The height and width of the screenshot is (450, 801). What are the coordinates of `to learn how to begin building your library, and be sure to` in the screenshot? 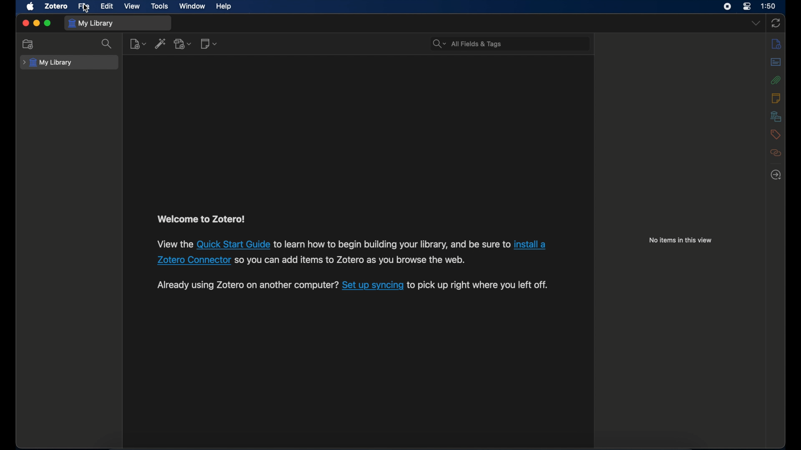 It's located at (392, 244).